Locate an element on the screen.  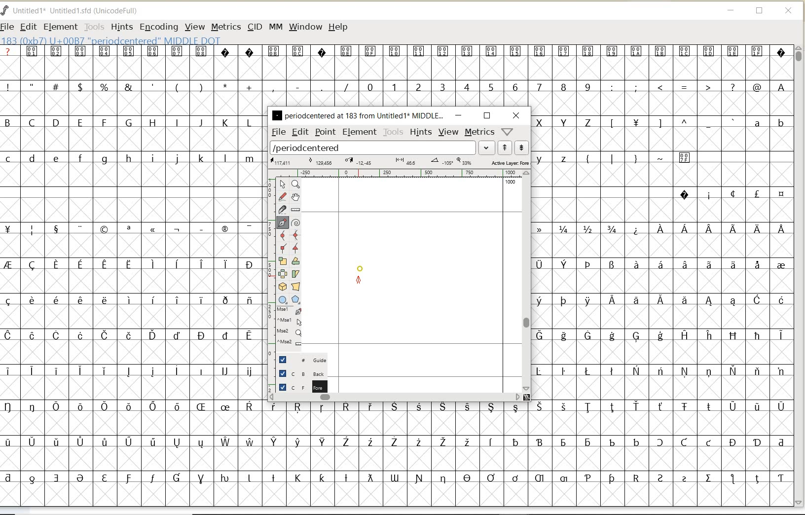
uppercase letters is located at coordinates (130, 122).